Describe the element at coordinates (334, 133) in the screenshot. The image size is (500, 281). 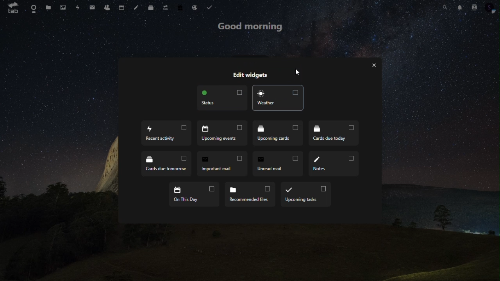
I see `cards due today` at that location.